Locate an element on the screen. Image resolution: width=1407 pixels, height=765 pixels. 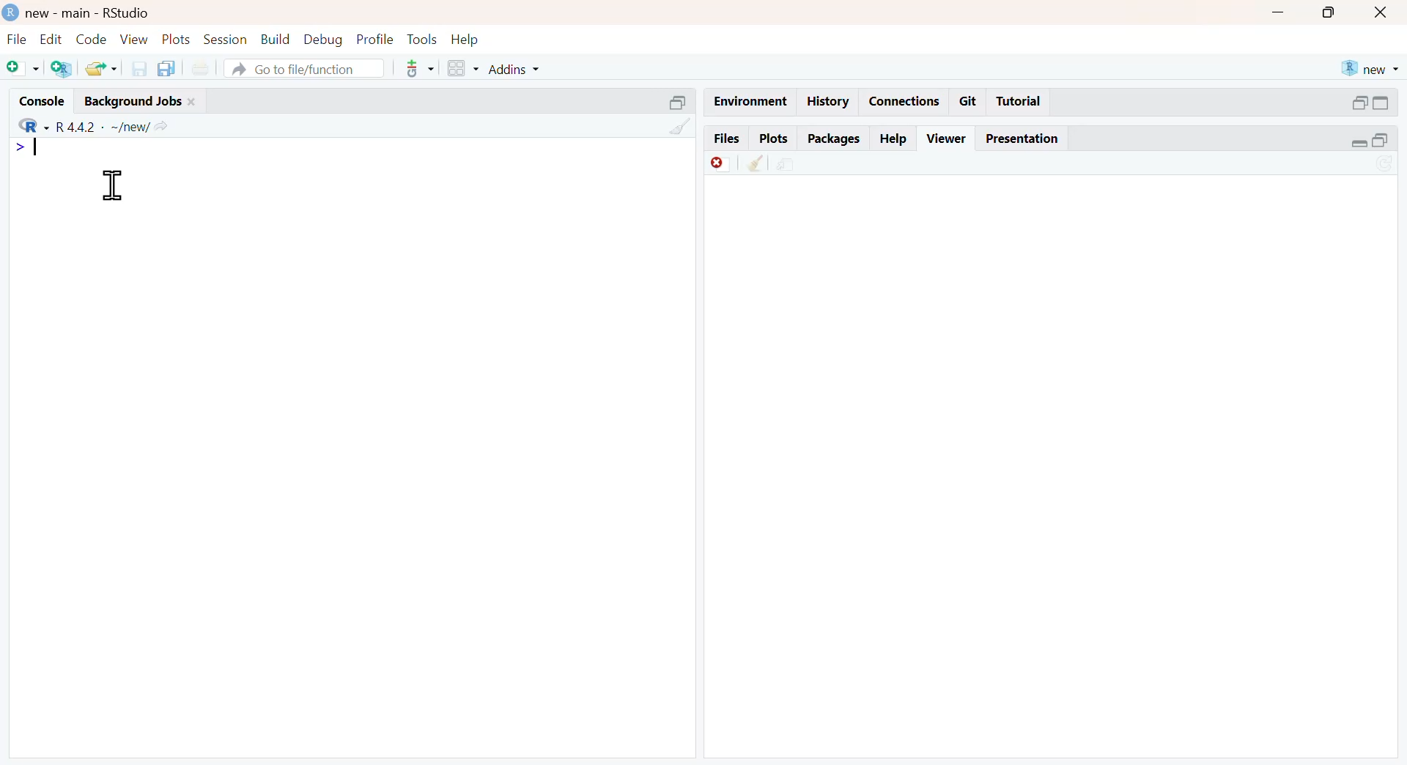
plots is located at coordinates (176, 39).